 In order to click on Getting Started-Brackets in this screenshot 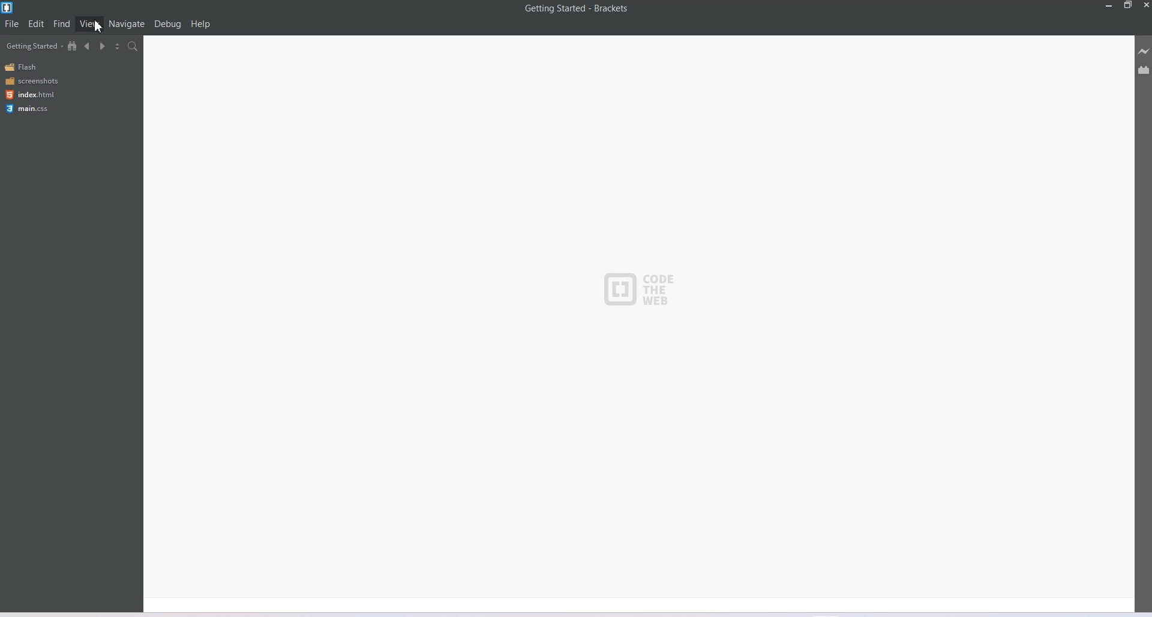, I will do `click(577, 9)`.